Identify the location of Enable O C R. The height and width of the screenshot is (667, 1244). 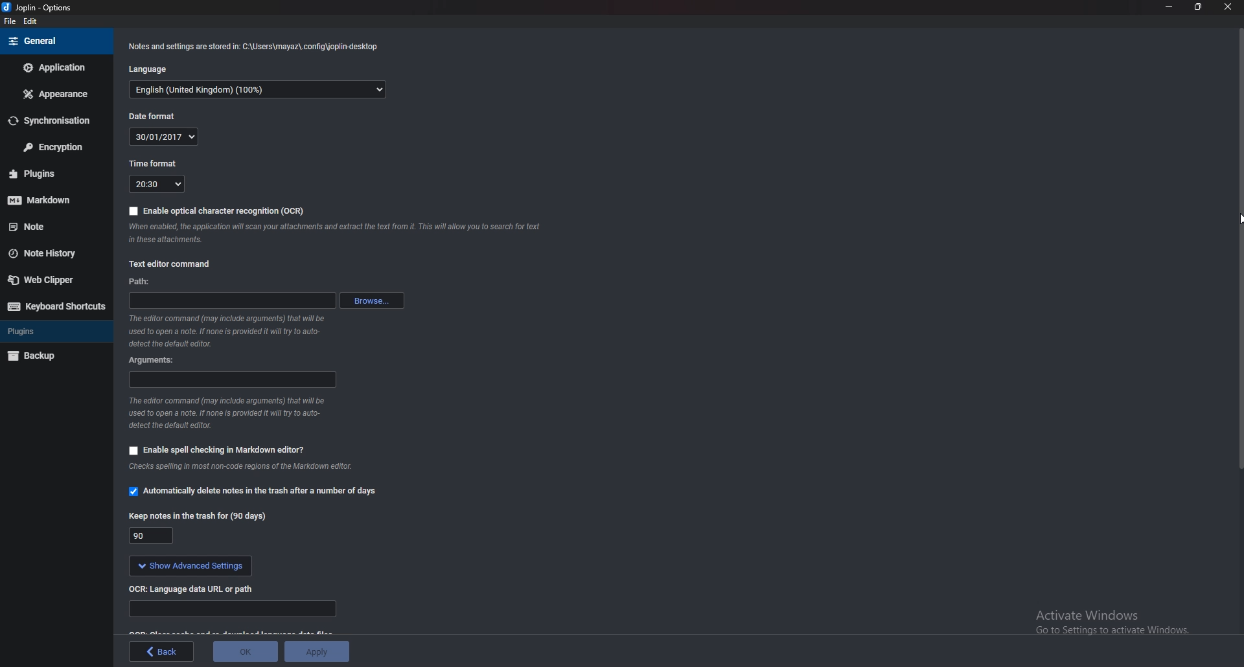
(215, 211).